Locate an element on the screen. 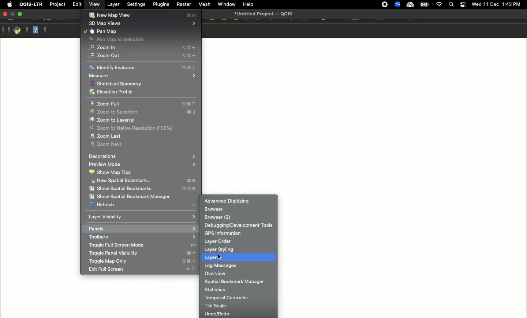 Image resolution: width=527 pixels, height=318 pixels. Spatial bookmark manager  is located at coordinates (239, 281).